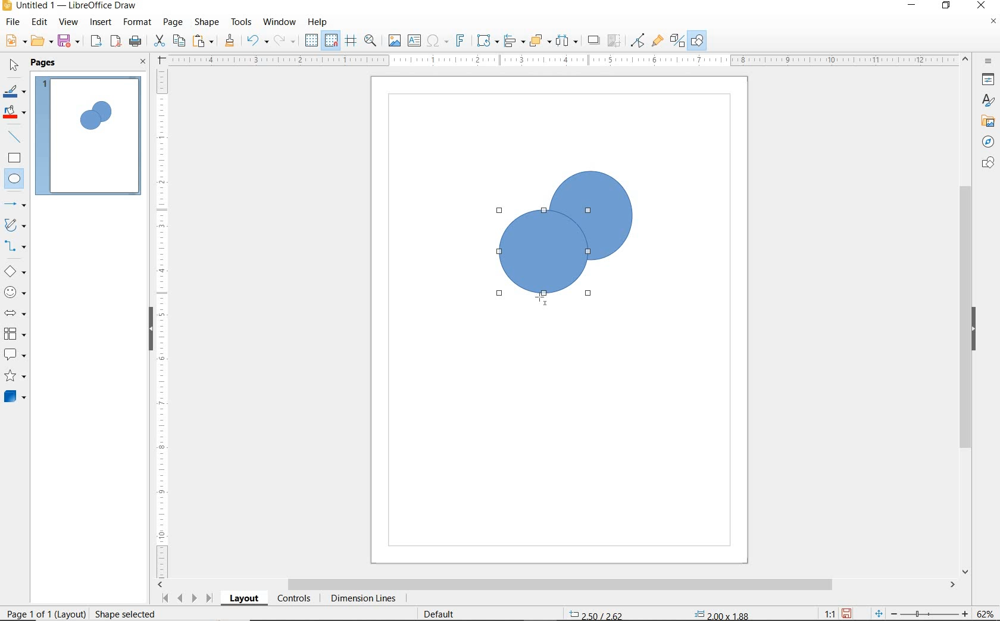 Image resolution: width=1000 pixels, height=621 pixels. Describe the element at coordinates (14, 24) in the screenshot. I see `FILE` at that location.